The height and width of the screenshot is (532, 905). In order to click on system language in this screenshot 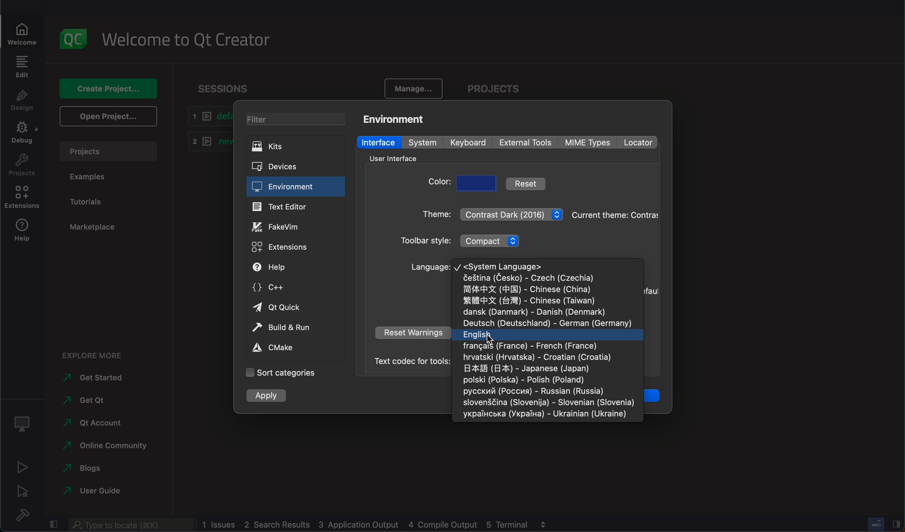, I will do `click(498, 267)`.